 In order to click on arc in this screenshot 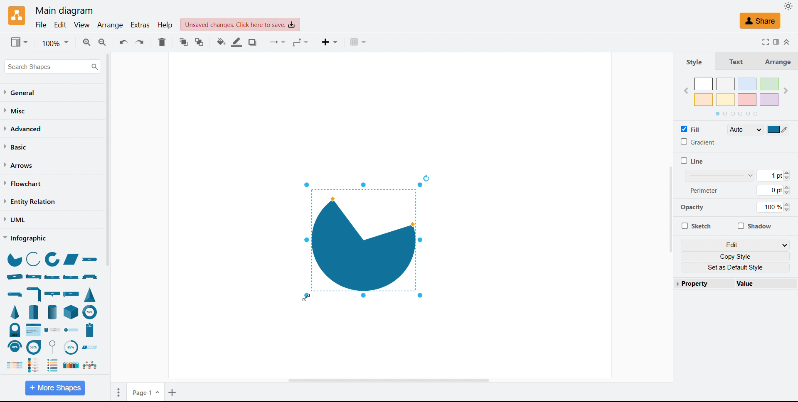, I will do `click(33, 258)`.